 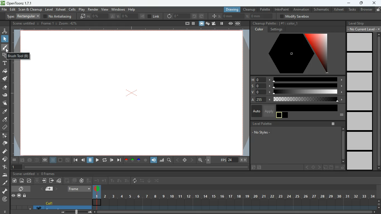 What do you see at coordinates (51, 180) in the screenshot?
I see `send` at bounding box center [51, 180].